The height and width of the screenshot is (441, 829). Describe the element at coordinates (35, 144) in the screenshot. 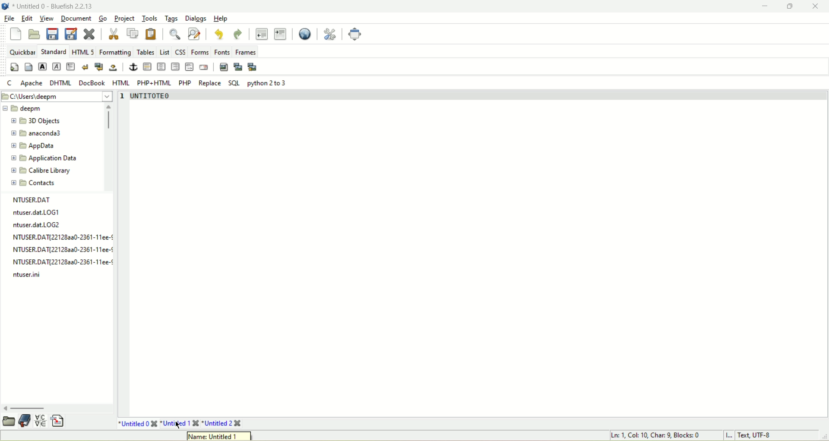

I see `appdata` at that location.